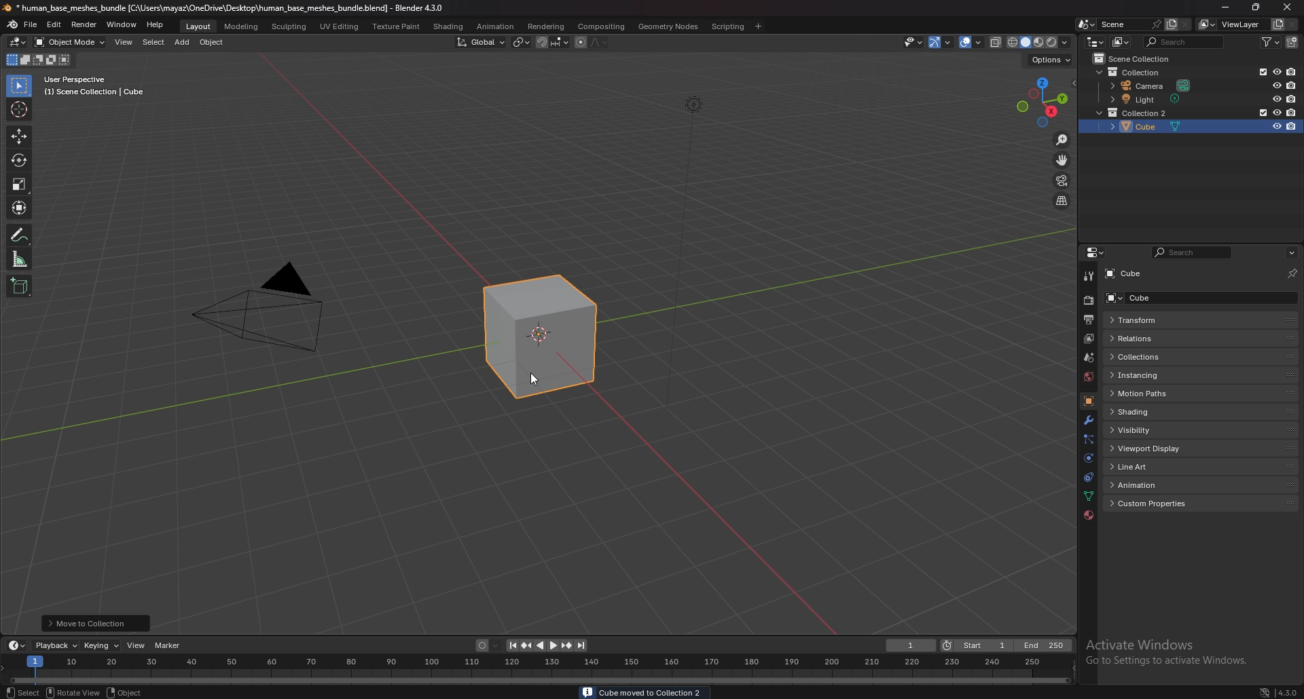  Describe the element at coordinates (225, 8) in the screenshot. I see `title` at that location.